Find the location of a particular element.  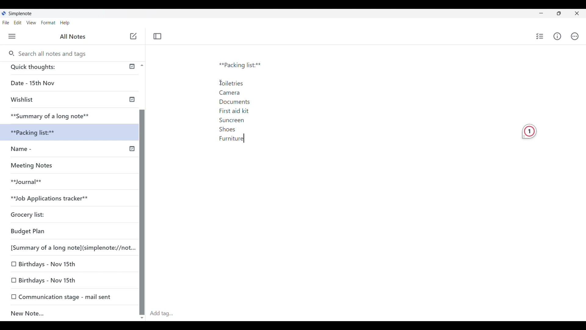

Grammarly extension is located at coordinates (529, 131).